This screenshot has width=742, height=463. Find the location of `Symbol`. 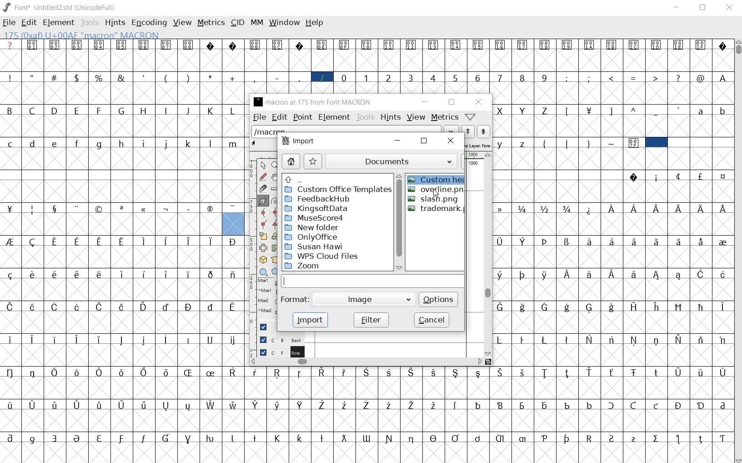

Symbol is located at coordinates (612, 405).